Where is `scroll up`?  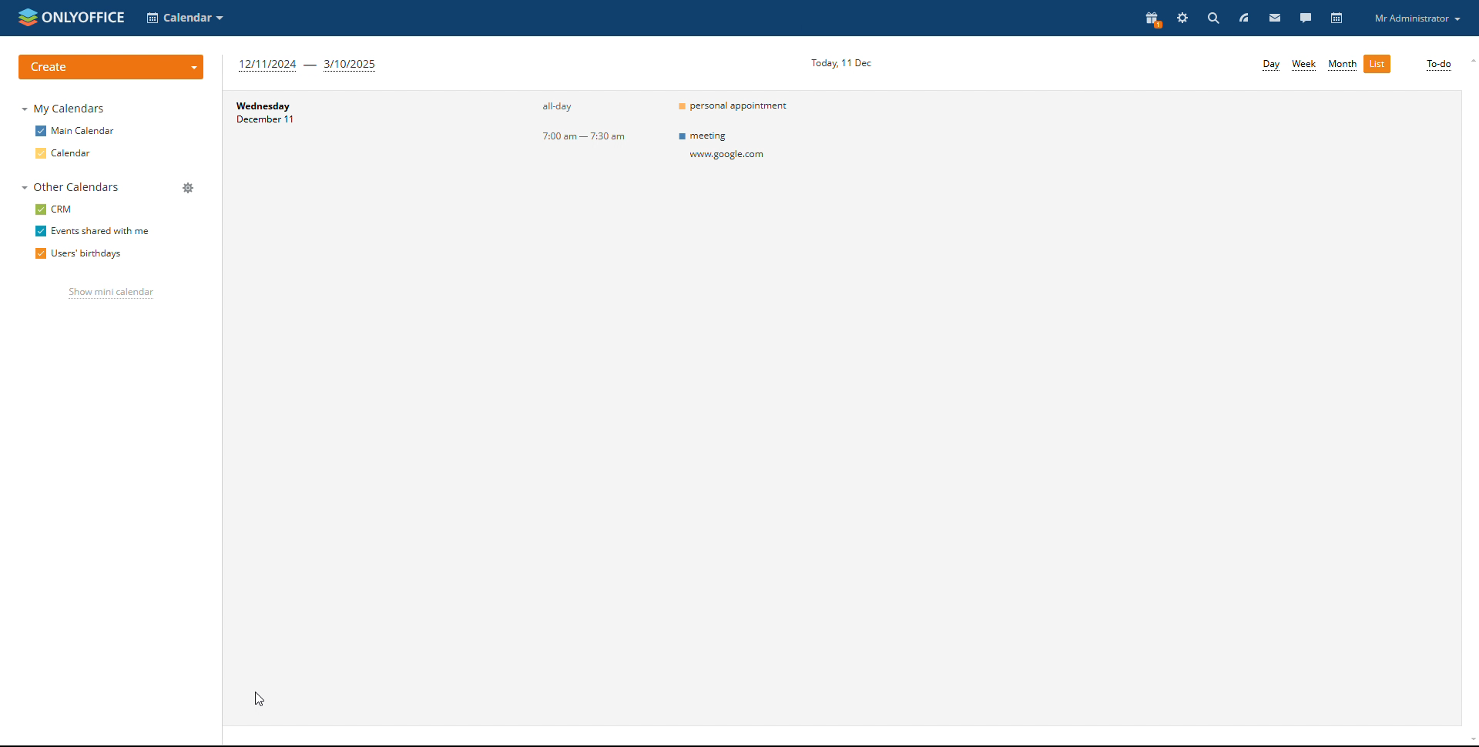
scroll up is located at coordinates (1470, 62).